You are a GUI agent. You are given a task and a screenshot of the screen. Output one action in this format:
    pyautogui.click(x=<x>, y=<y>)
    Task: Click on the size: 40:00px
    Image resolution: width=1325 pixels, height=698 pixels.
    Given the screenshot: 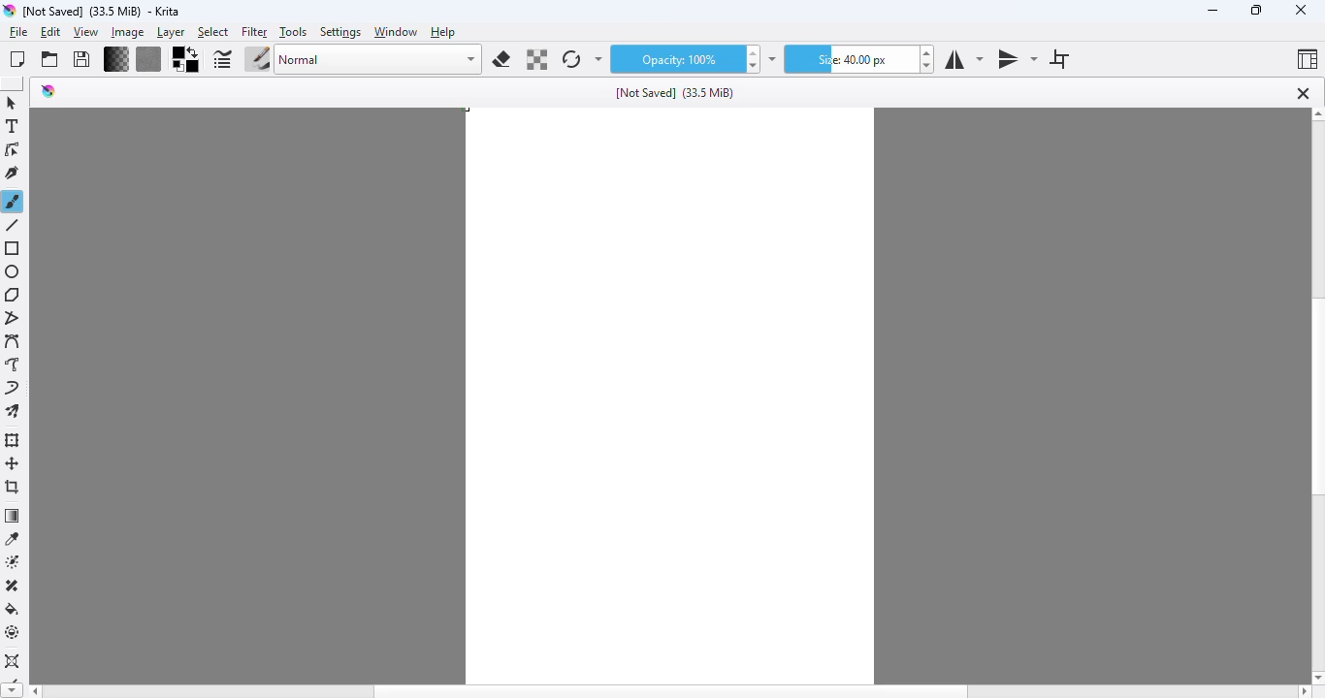 What is the action you would take?
    pyautogui.click(x=852, y=59)
    